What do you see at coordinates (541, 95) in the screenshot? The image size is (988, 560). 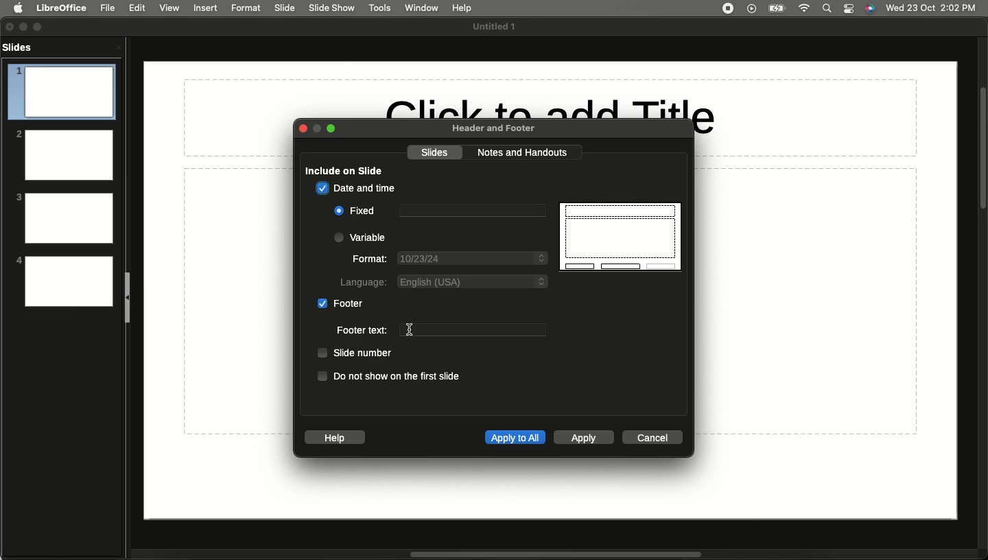 I see `Click to add Title` at bounding box center [541, 95].